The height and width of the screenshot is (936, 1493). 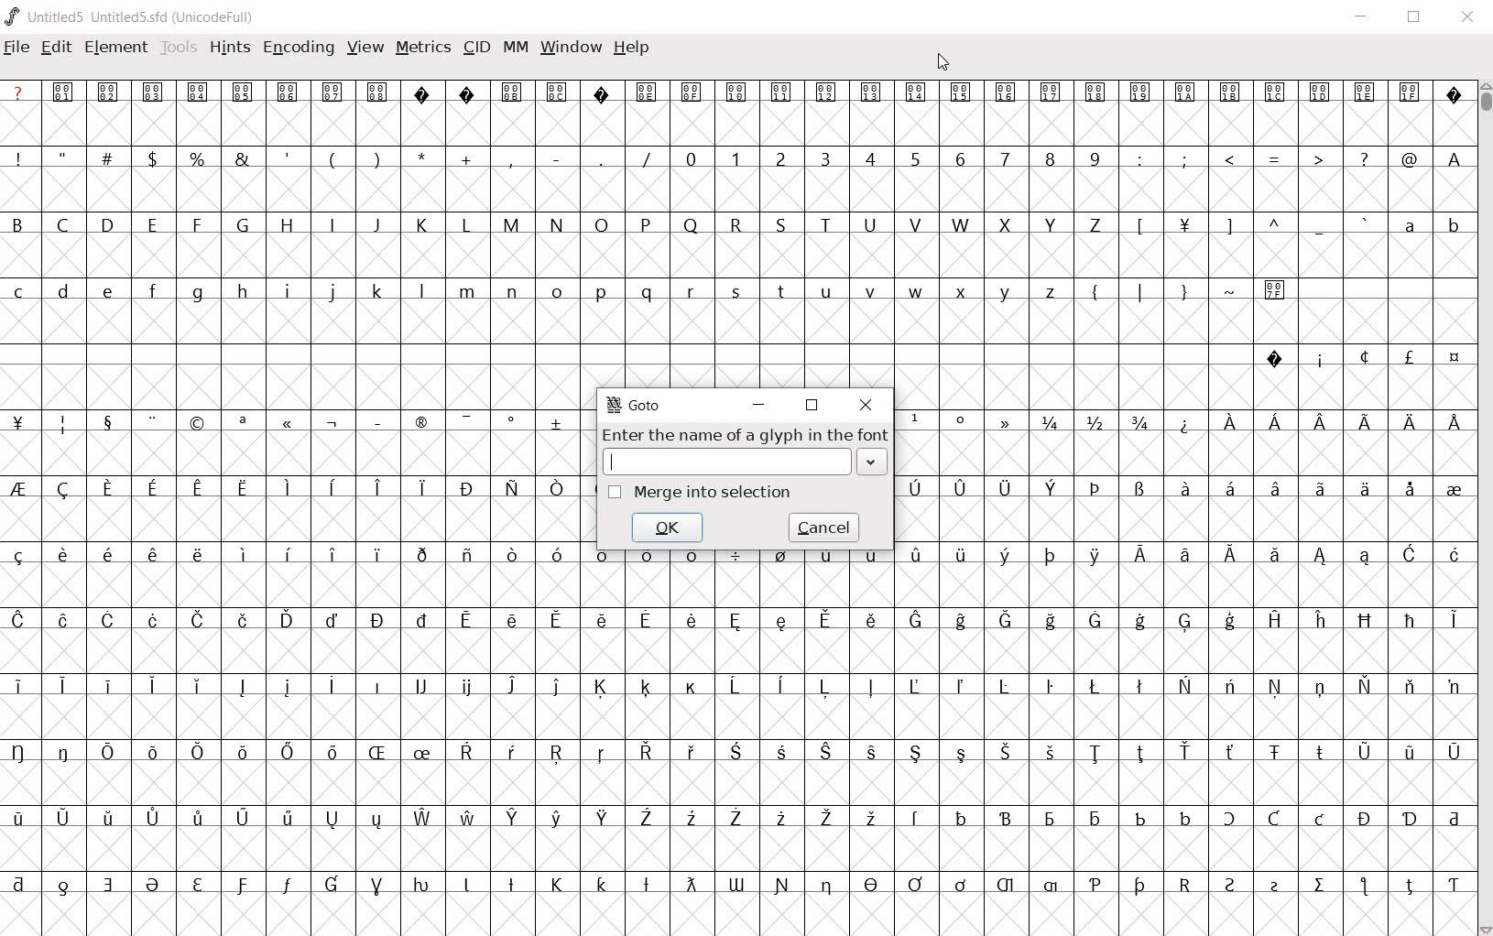 What do you see at coordinates (1137, 290) in the screenshot?
I see `|` at bounding box center [1137, 290].